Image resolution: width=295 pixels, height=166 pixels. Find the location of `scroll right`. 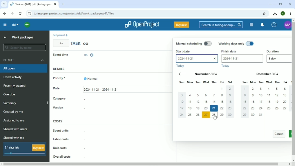

scroll right is located at coordinates (289, 164).